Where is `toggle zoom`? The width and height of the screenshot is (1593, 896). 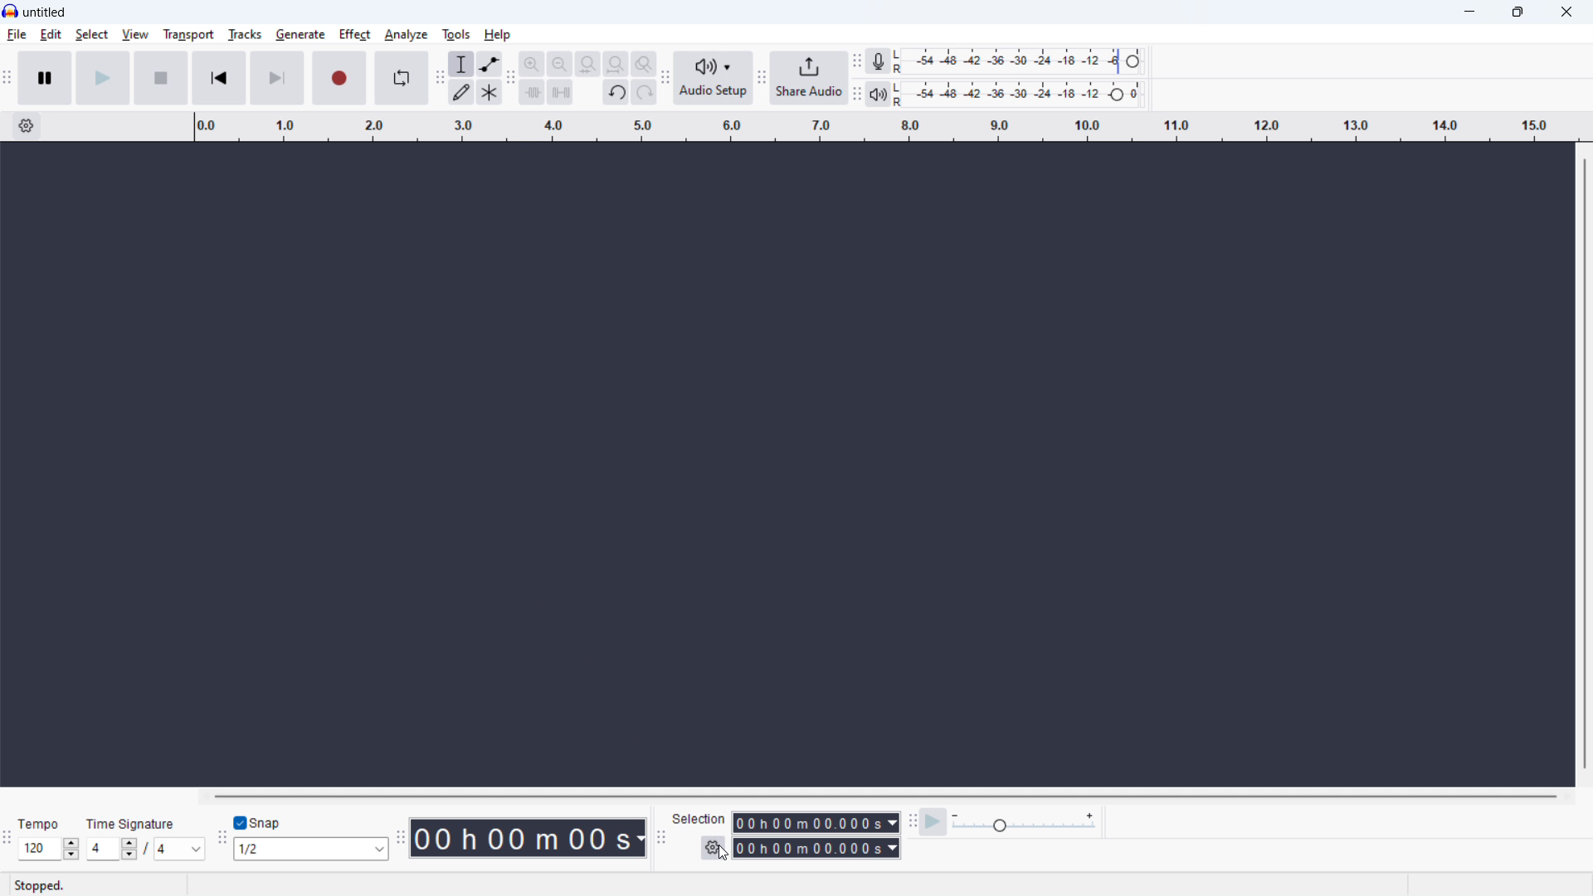
toggle zoom is located at coordinates (645, 64).